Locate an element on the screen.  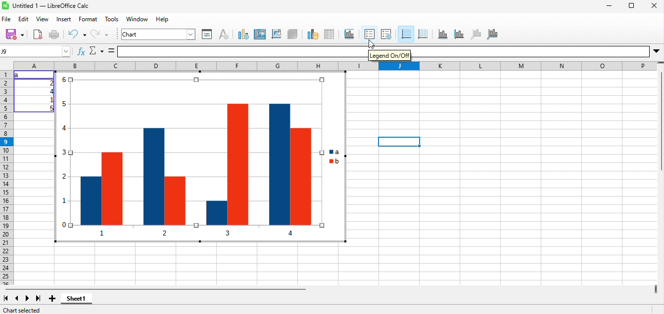
z axis is located at coordinates (476, 35).